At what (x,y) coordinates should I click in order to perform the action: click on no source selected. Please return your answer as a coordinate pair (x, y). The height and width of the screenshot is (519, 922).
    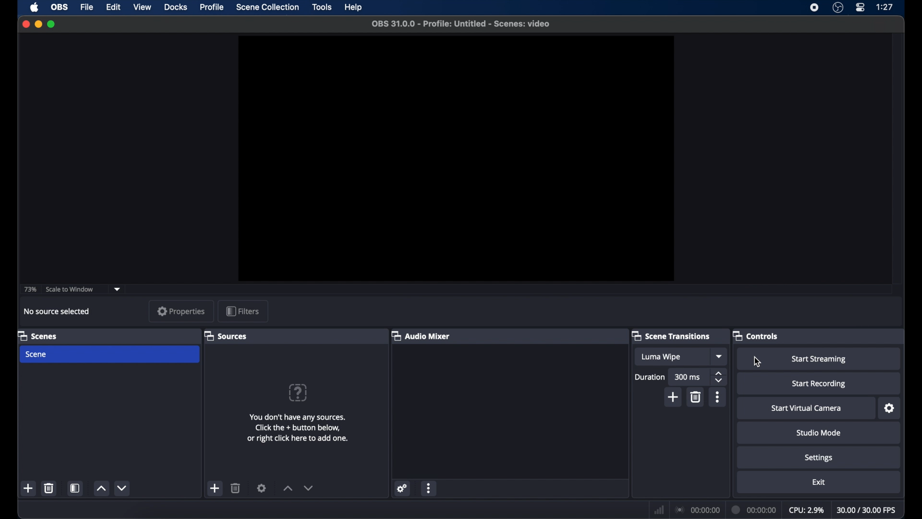
    Looking at the image, I should click on (58, 311).